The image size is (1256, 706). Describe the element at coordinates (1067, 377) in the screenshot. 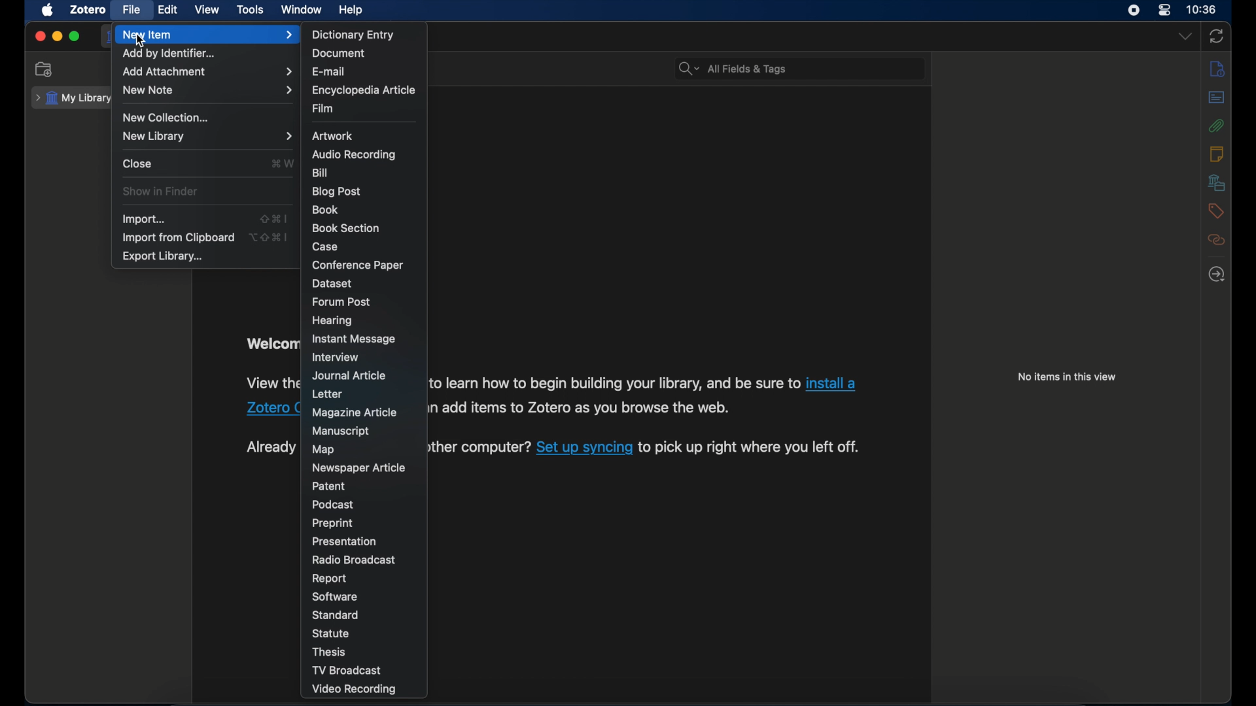

I see `no items in this view` at that location.